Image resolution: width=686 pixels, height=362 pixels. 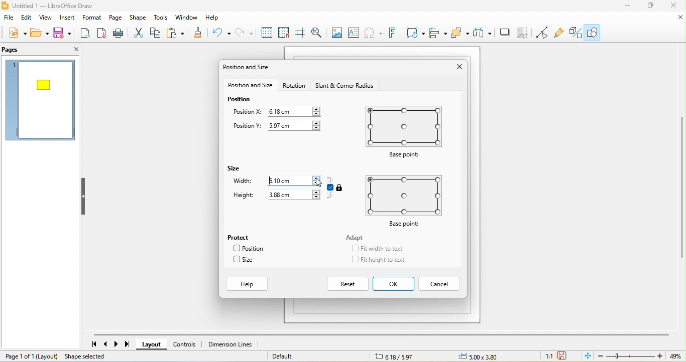 I want to click on zoom, so click(x=642, y=356).